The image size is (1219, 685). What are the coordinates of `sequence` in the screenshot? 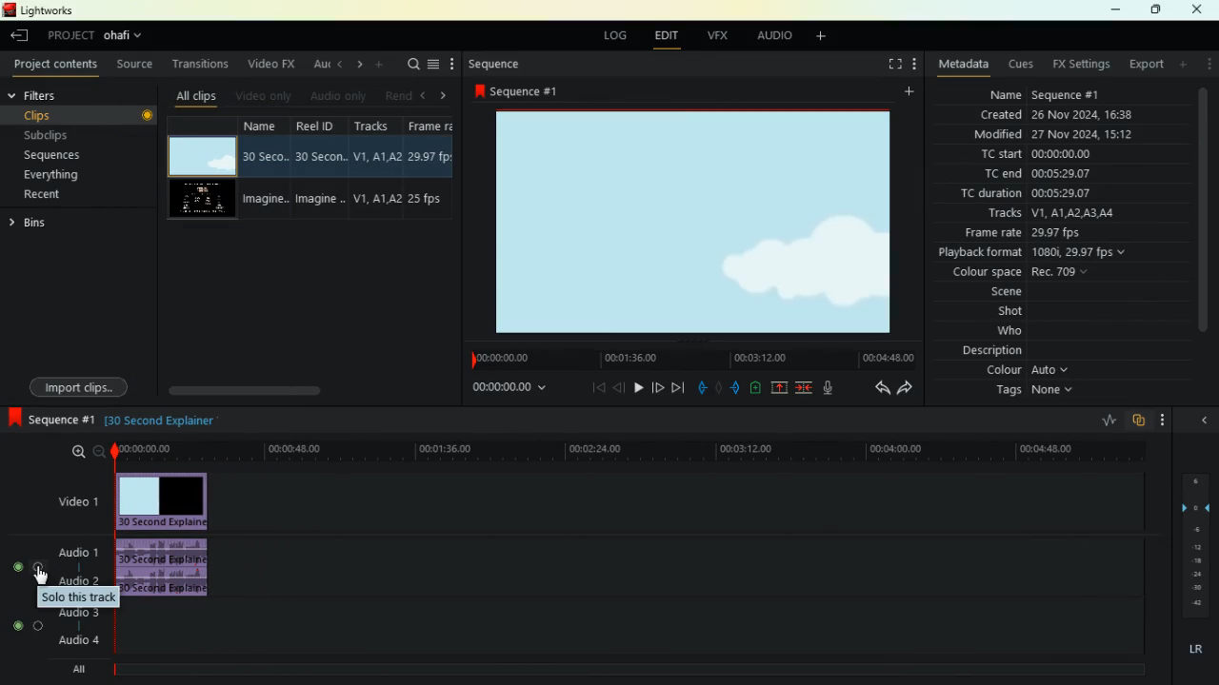 It's located at (500, 60).